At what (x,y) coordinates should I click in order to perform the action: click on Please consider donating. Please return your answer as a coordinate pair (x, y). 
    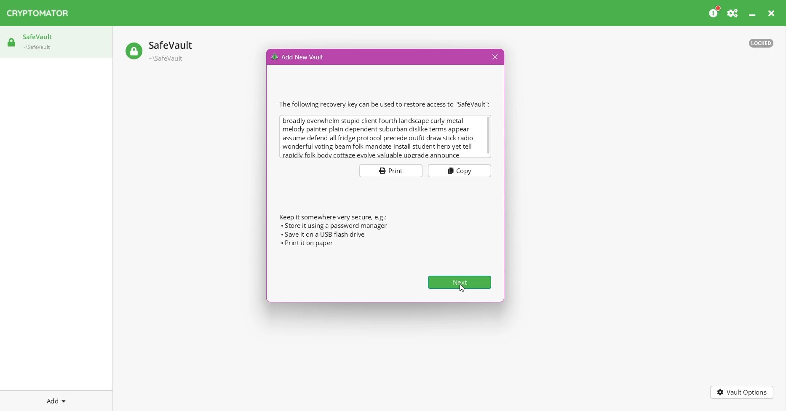
    Looking at the image, I should click on (715, 12).